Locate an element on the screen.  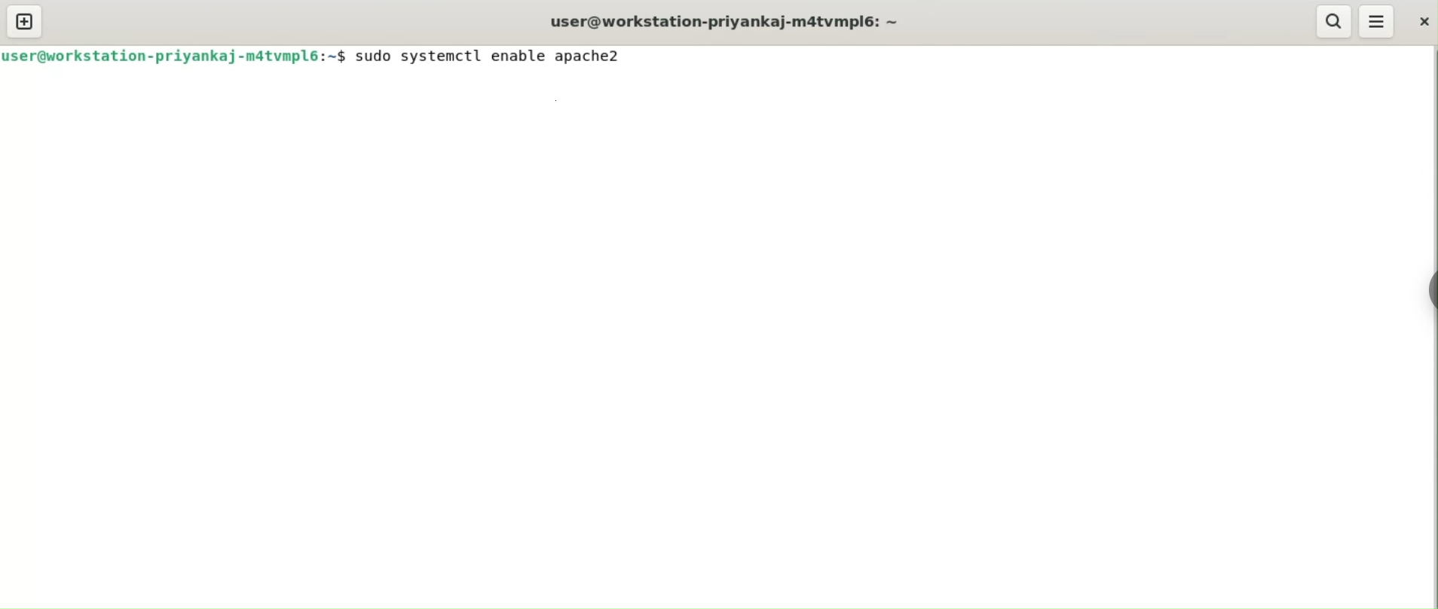
user@workstation-priyankaj-m4tvmpl6:~ is located at coordinates (721, 21).